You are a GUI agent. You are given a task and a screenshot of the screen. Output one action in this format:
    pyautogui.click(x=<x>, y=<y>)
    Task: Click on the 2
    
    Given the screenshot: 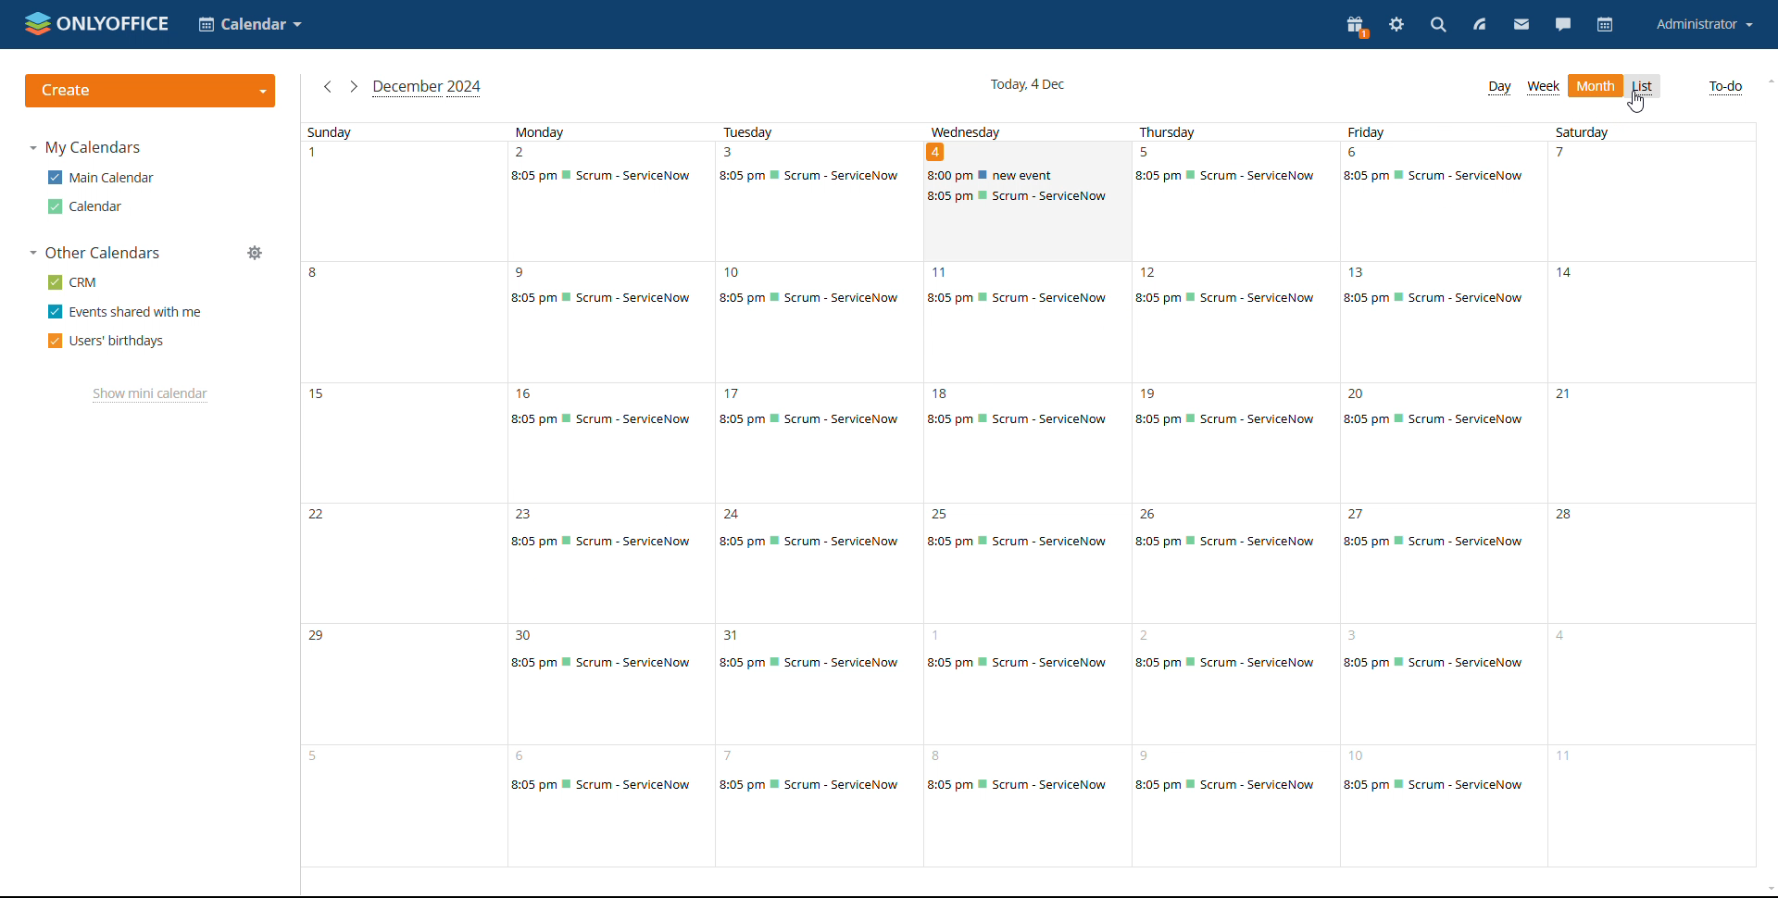 What is the action you would take?
    pyautogui.click(x=523, y=152)
    